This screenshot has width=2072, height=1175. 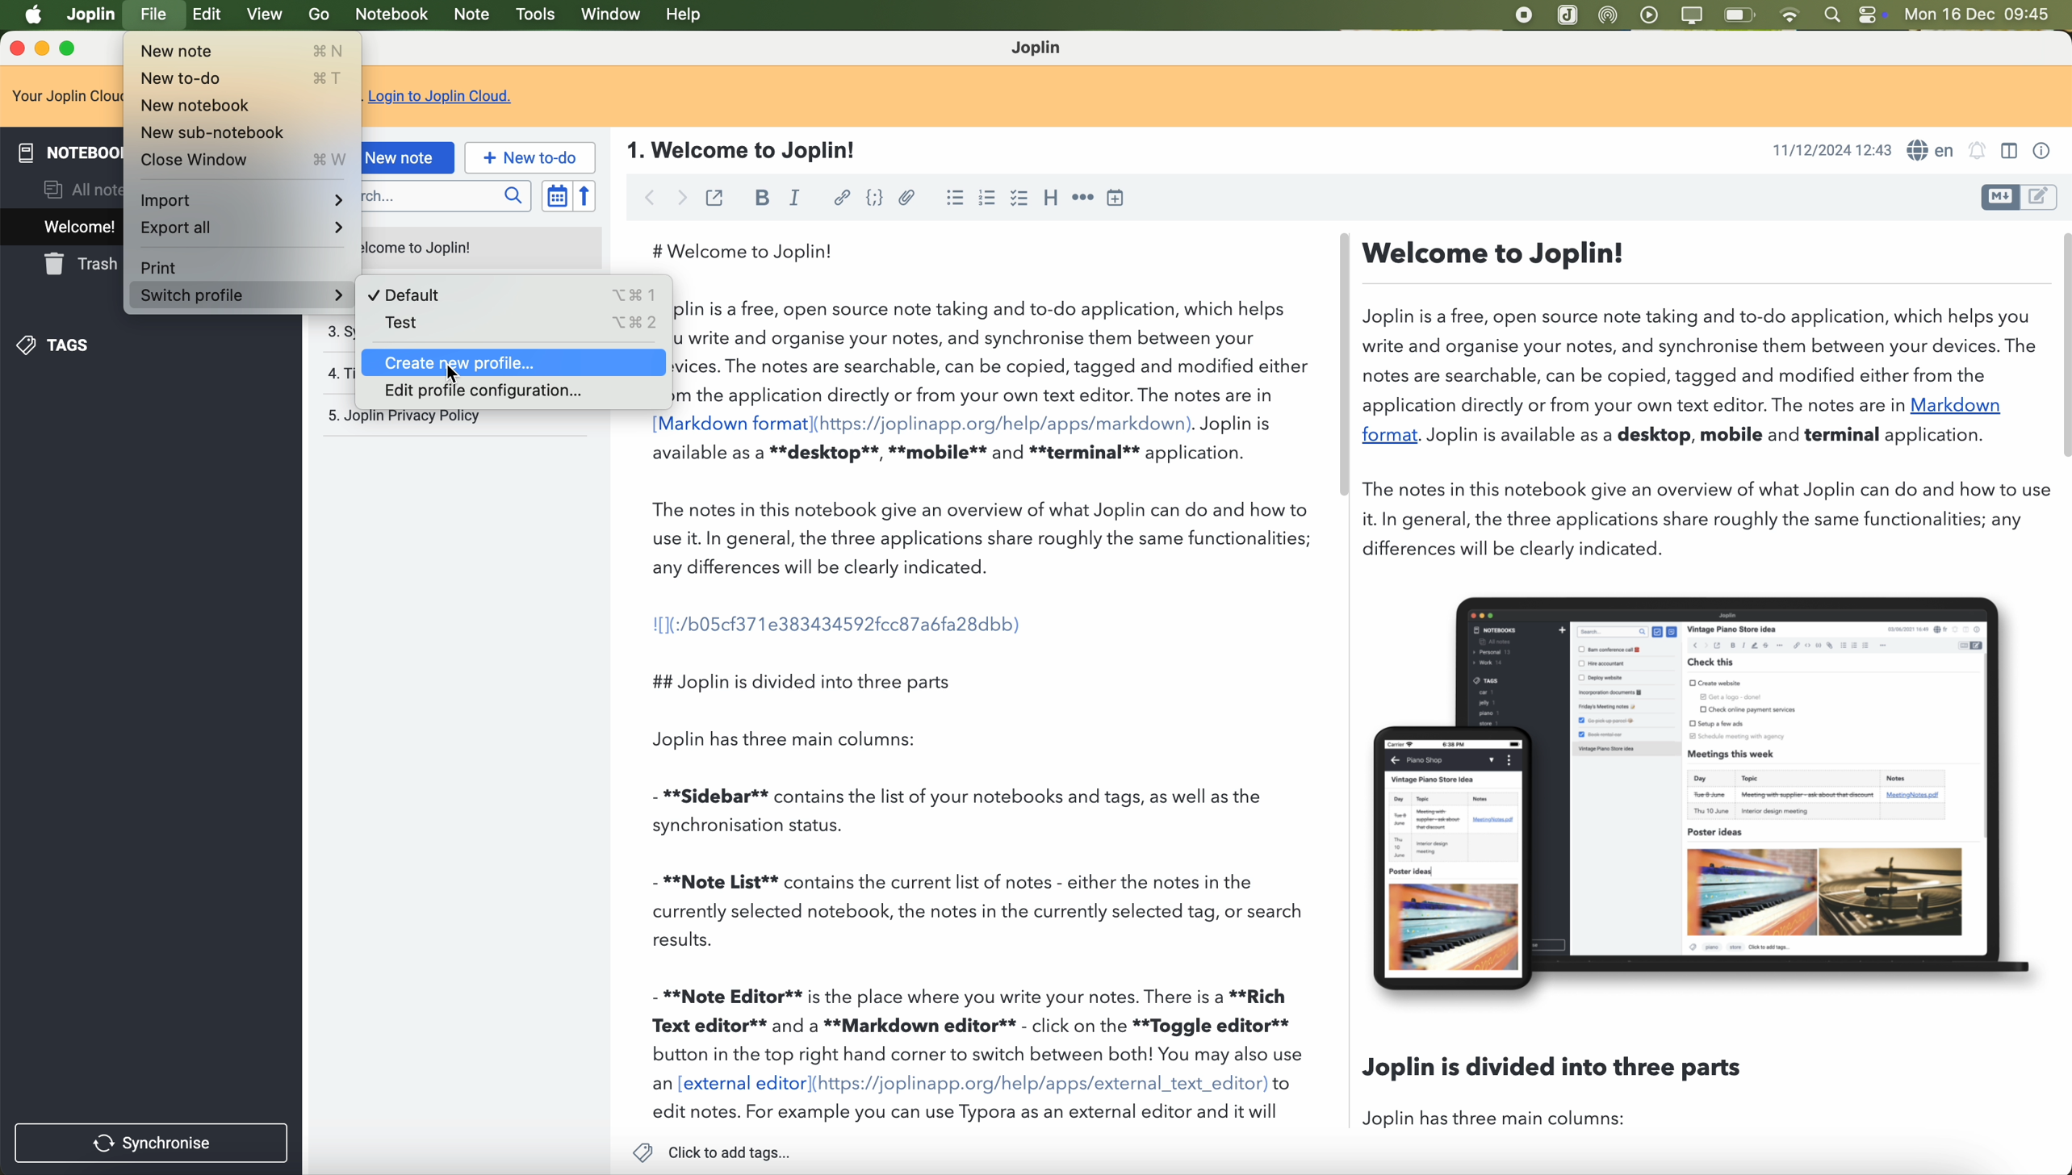 What do you see at coordinates (238, 52) in the screenshot?
I see `New note` at bounding box center [238, 52].